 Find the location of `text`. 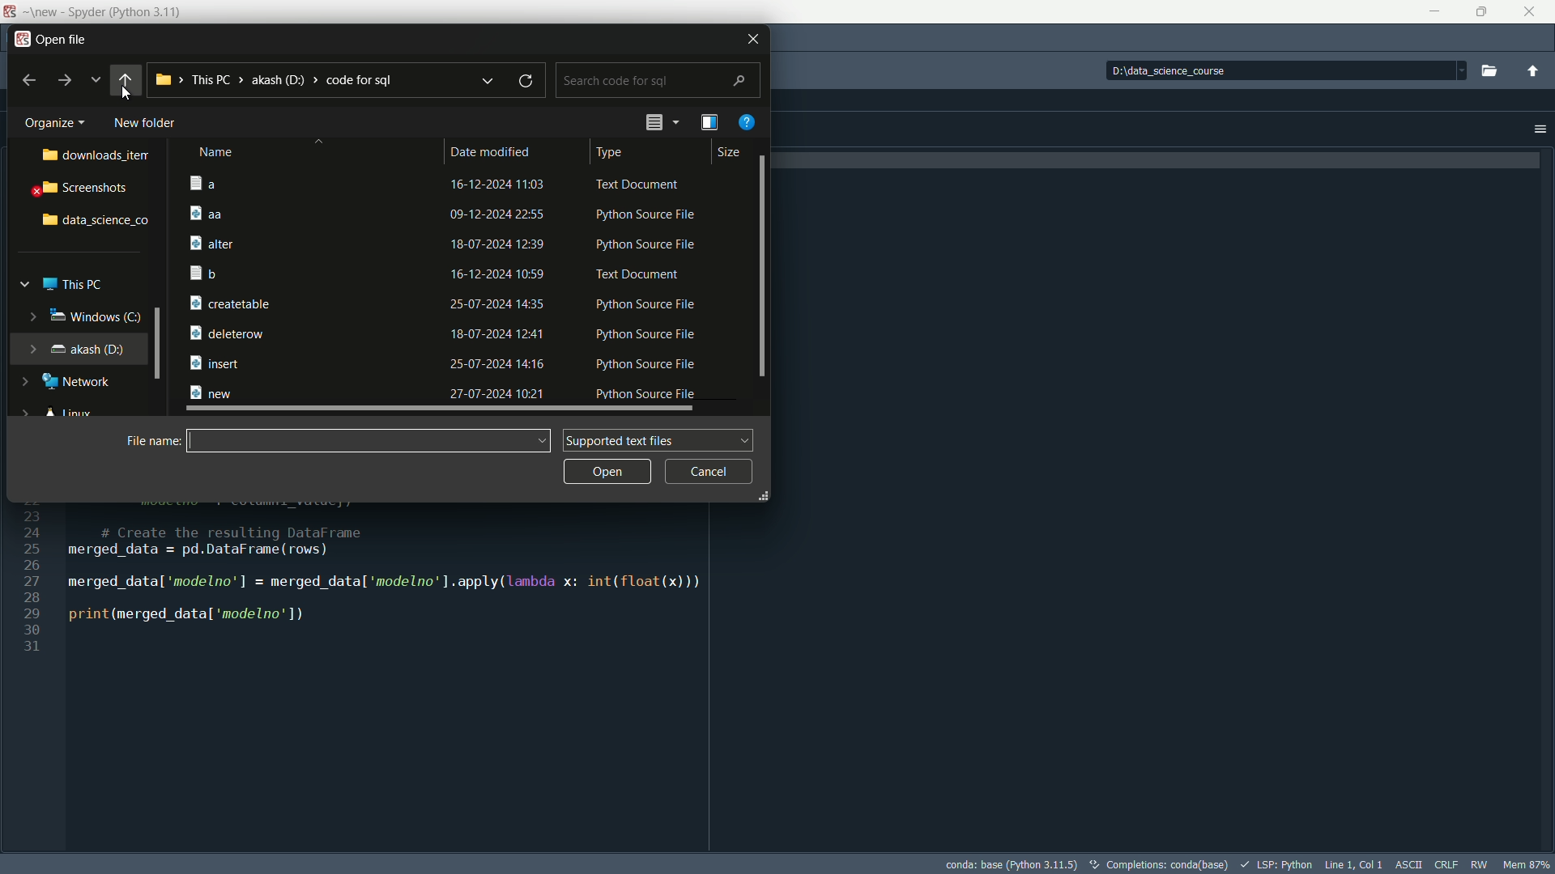

text is located at coordinates (1157, 866).